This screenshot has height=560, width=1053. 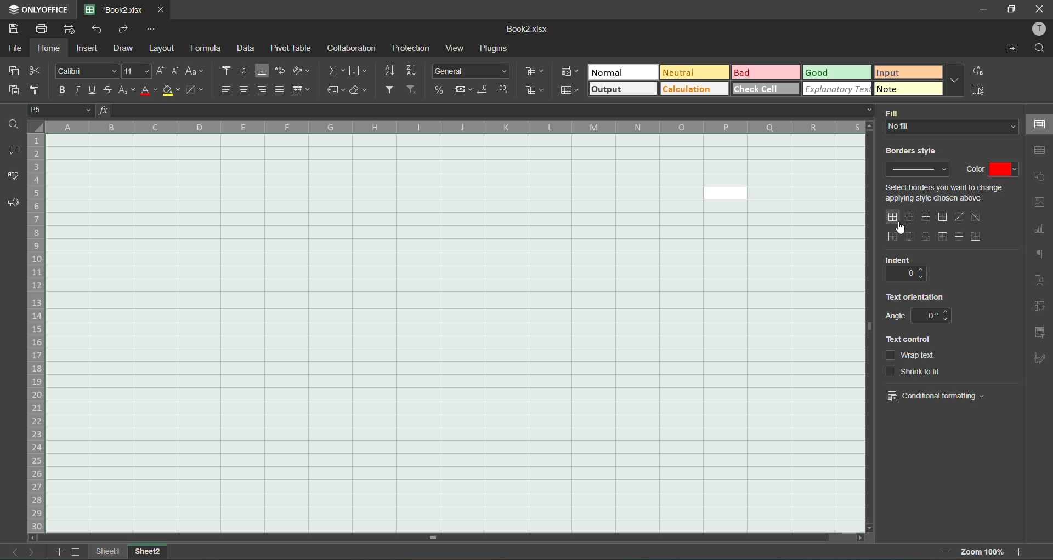 I want to click on sort descending, so click(x=416, y=72).